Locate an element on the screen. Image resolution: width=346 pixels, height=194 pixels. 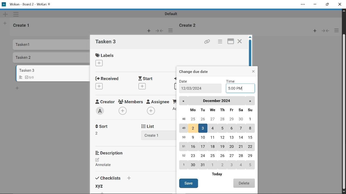
Sort is located at coordinates (103, 126).